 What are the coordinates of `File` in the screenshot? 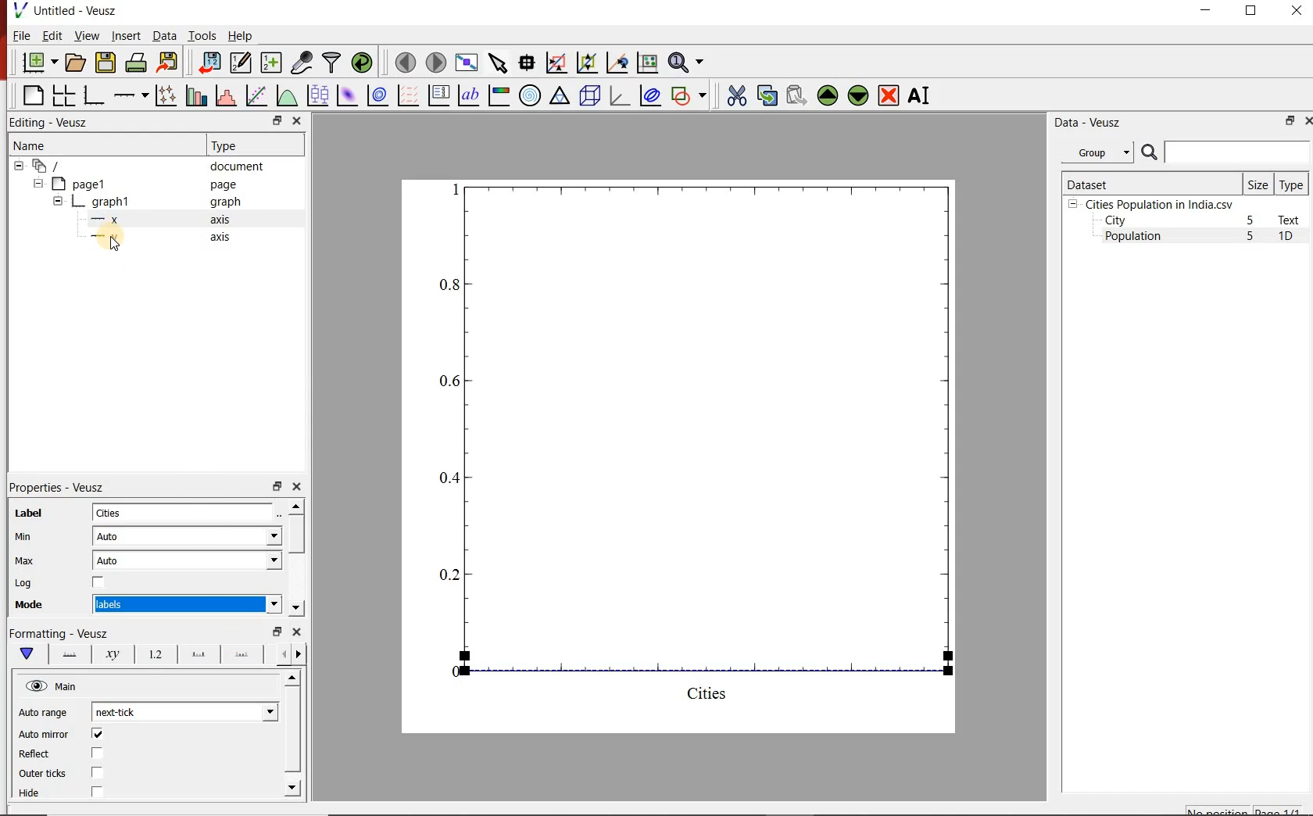 It's located at (22, 35).